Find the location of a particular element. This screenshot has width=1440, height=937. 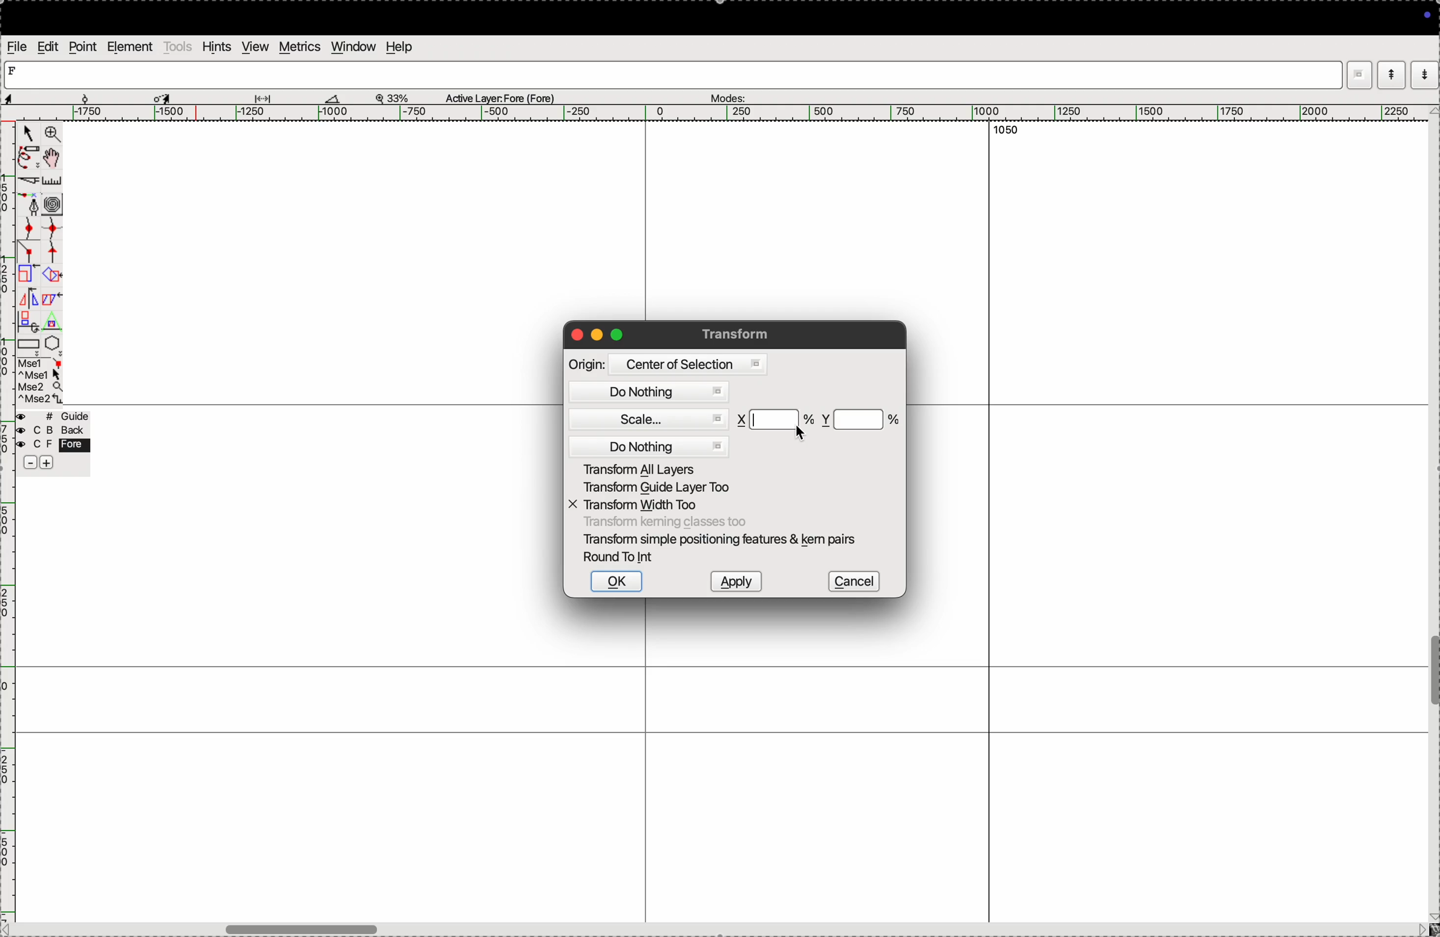

closing is located at coordinates (577, 335).